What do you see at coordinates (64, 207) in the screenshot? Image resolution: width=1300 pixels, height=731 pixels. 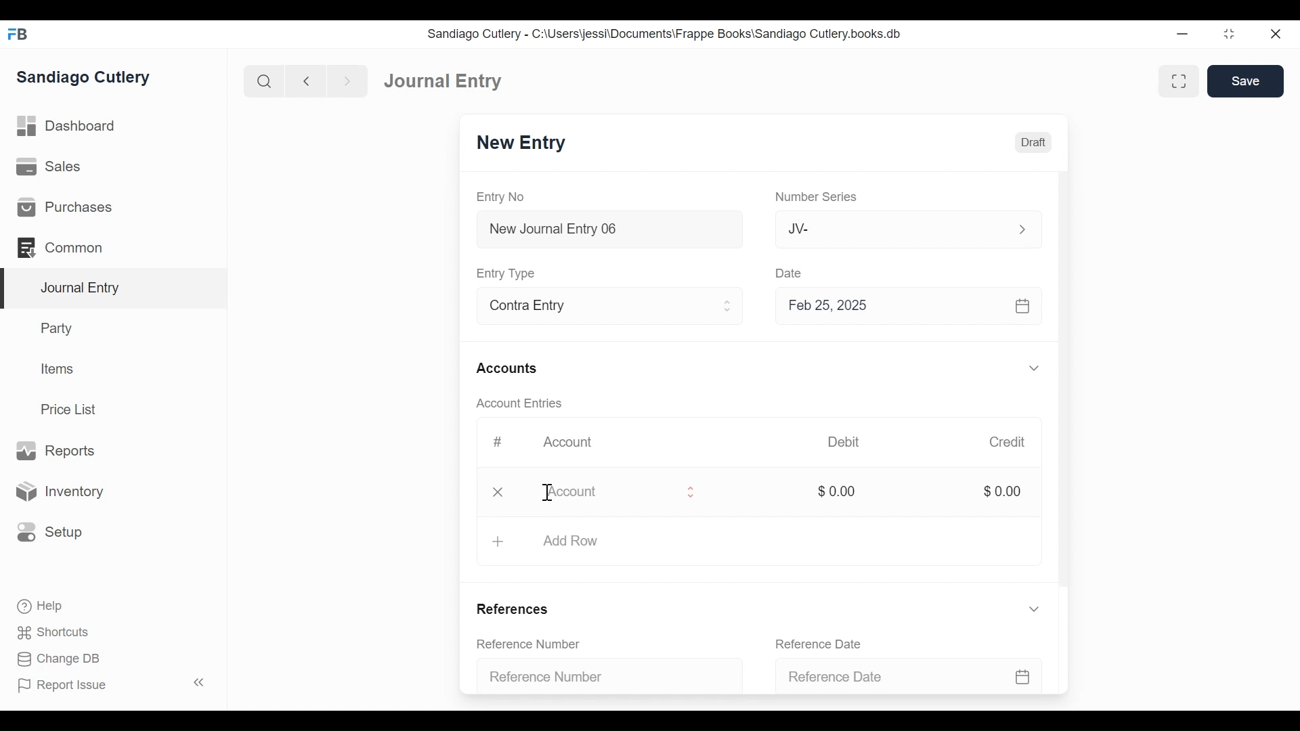 I see `Purchases` at bounding box center [64, 207].